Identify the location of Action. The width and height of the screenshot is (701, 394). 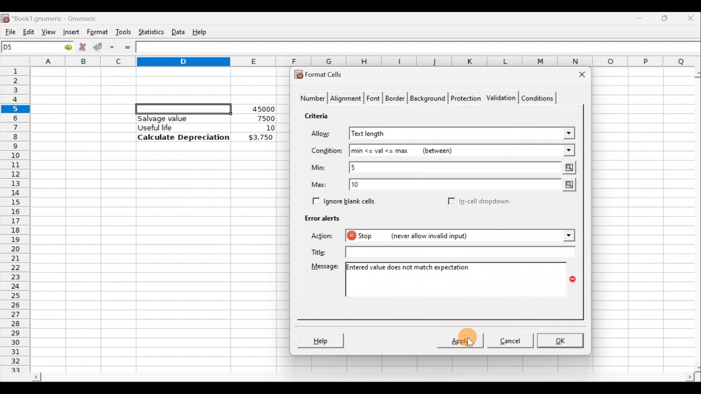
(324, 237).